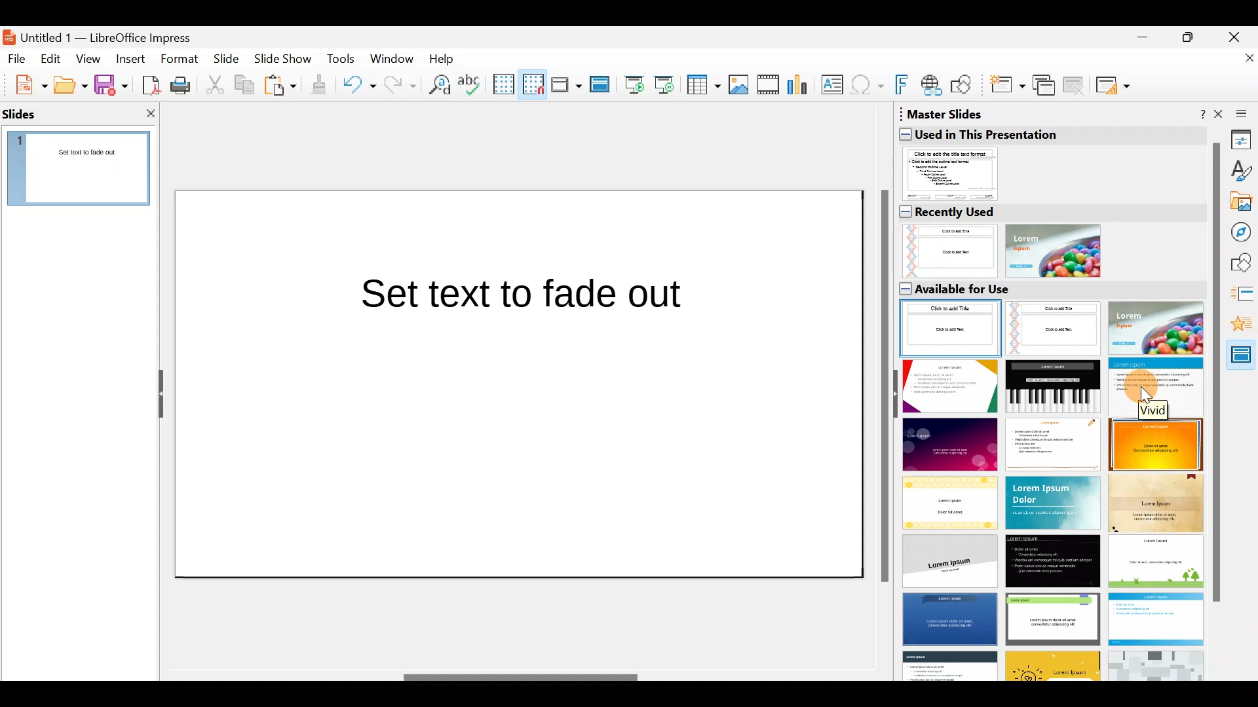  What do you see at coordinates (835, 86) in the screenshot?
I see `Insert text box` at bounding box center [835, 86].